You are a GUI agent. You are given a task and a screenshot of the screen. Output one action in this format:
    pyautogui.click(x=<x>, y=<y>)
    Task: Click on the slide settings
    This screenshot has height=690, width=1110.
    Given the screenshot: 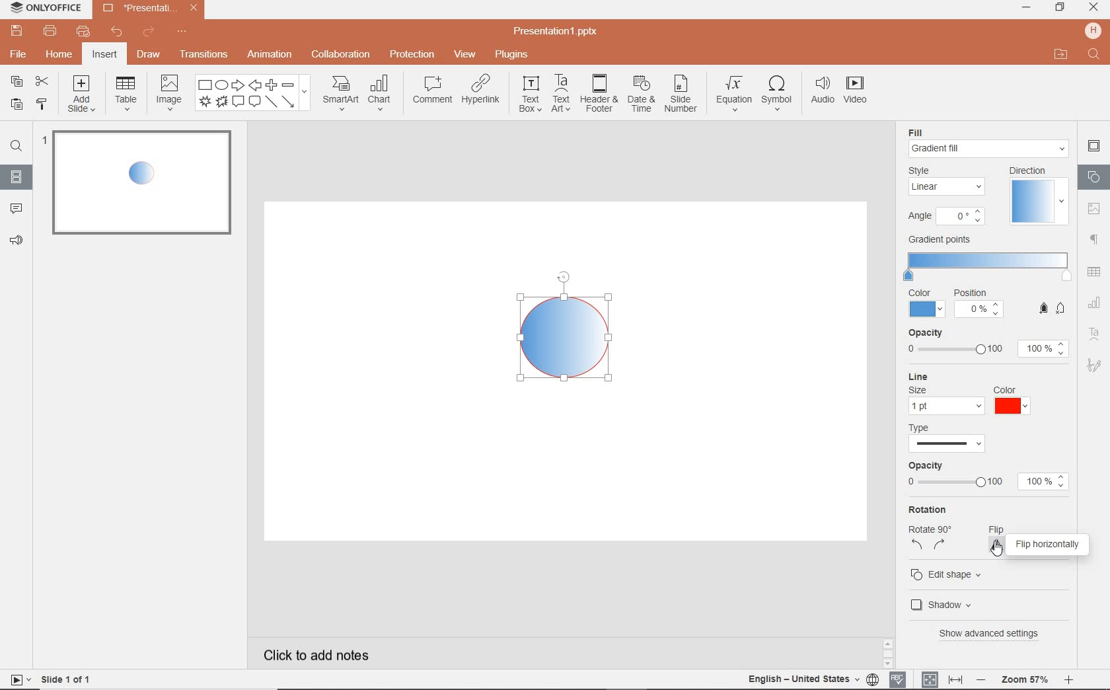 What is the action you would take?
    pyautogui.click(x=1093, y=146)
    